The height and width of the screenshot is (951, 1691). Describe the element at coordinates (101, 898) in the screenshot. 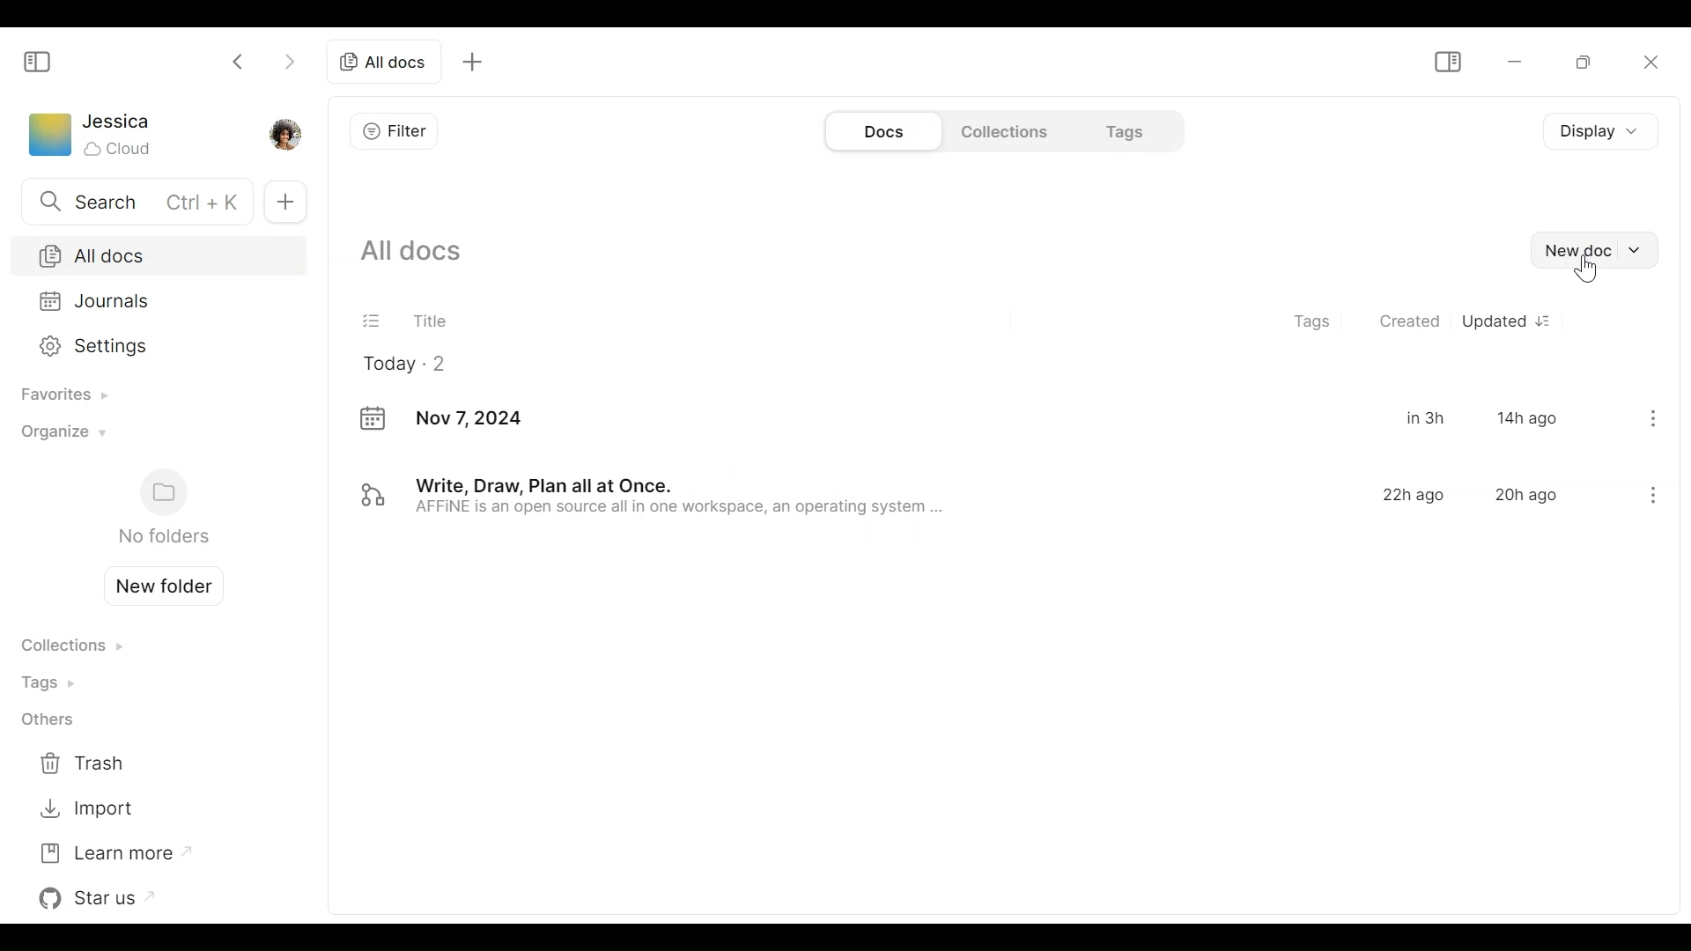

I see `Star us` at that location.